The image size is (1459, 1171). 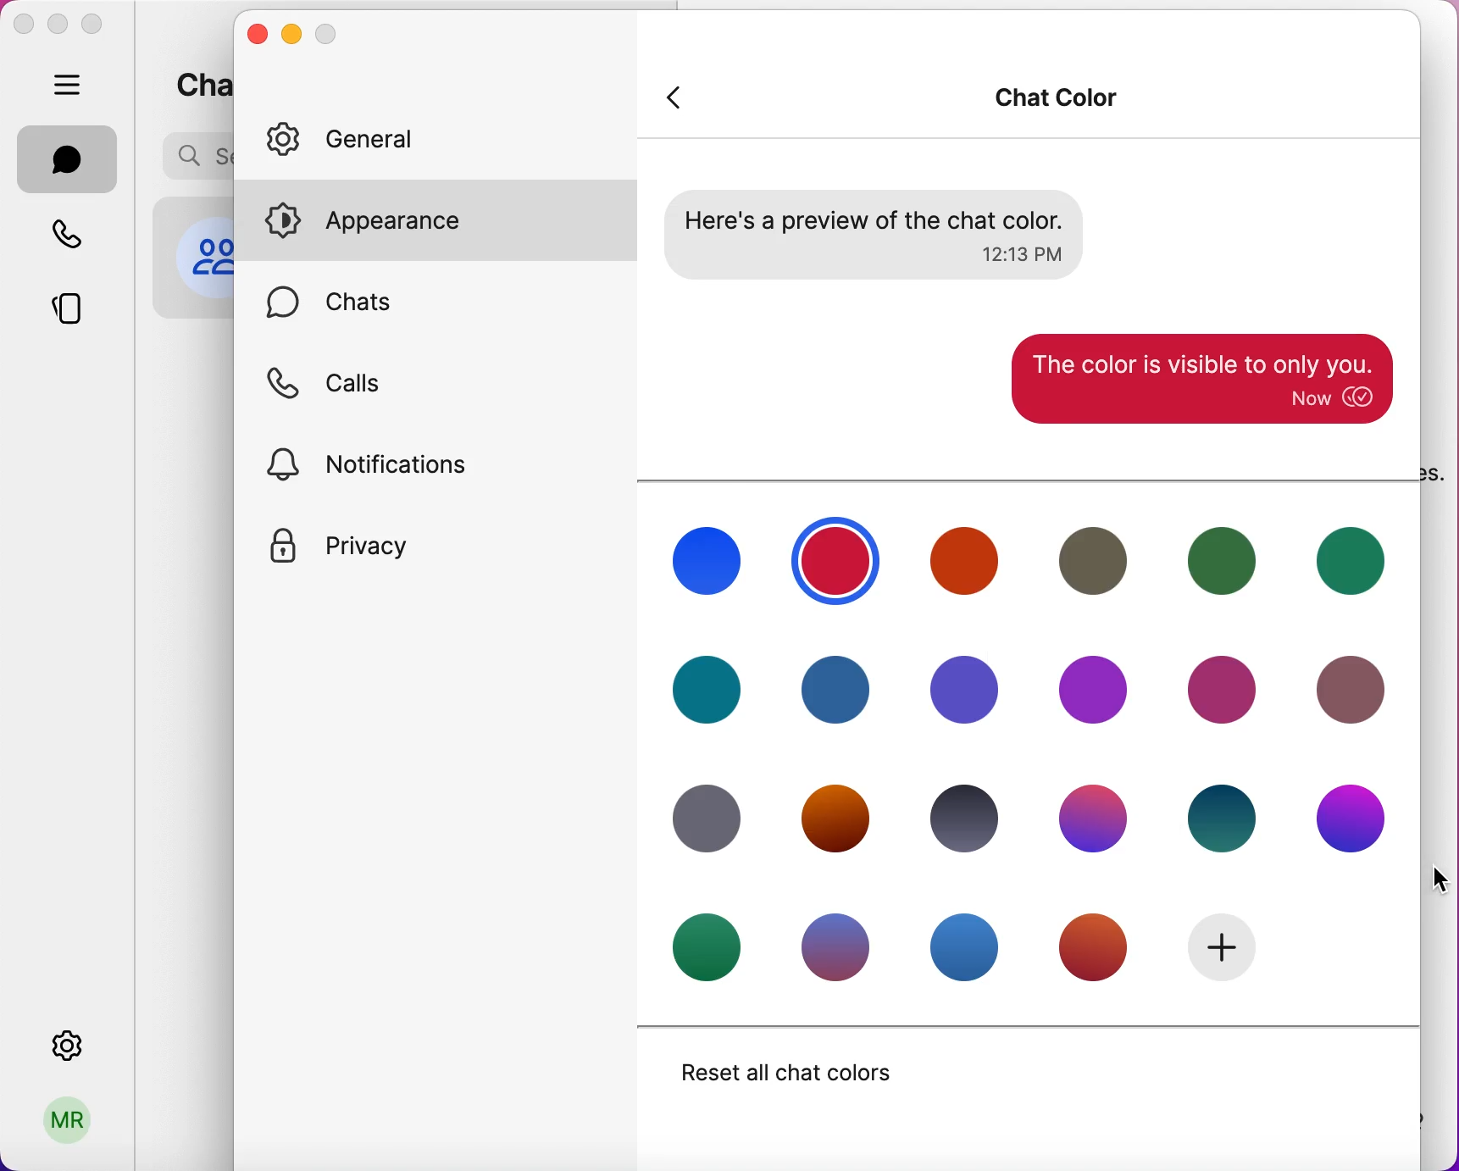 I want to click on general, so click(x=386, y=138).